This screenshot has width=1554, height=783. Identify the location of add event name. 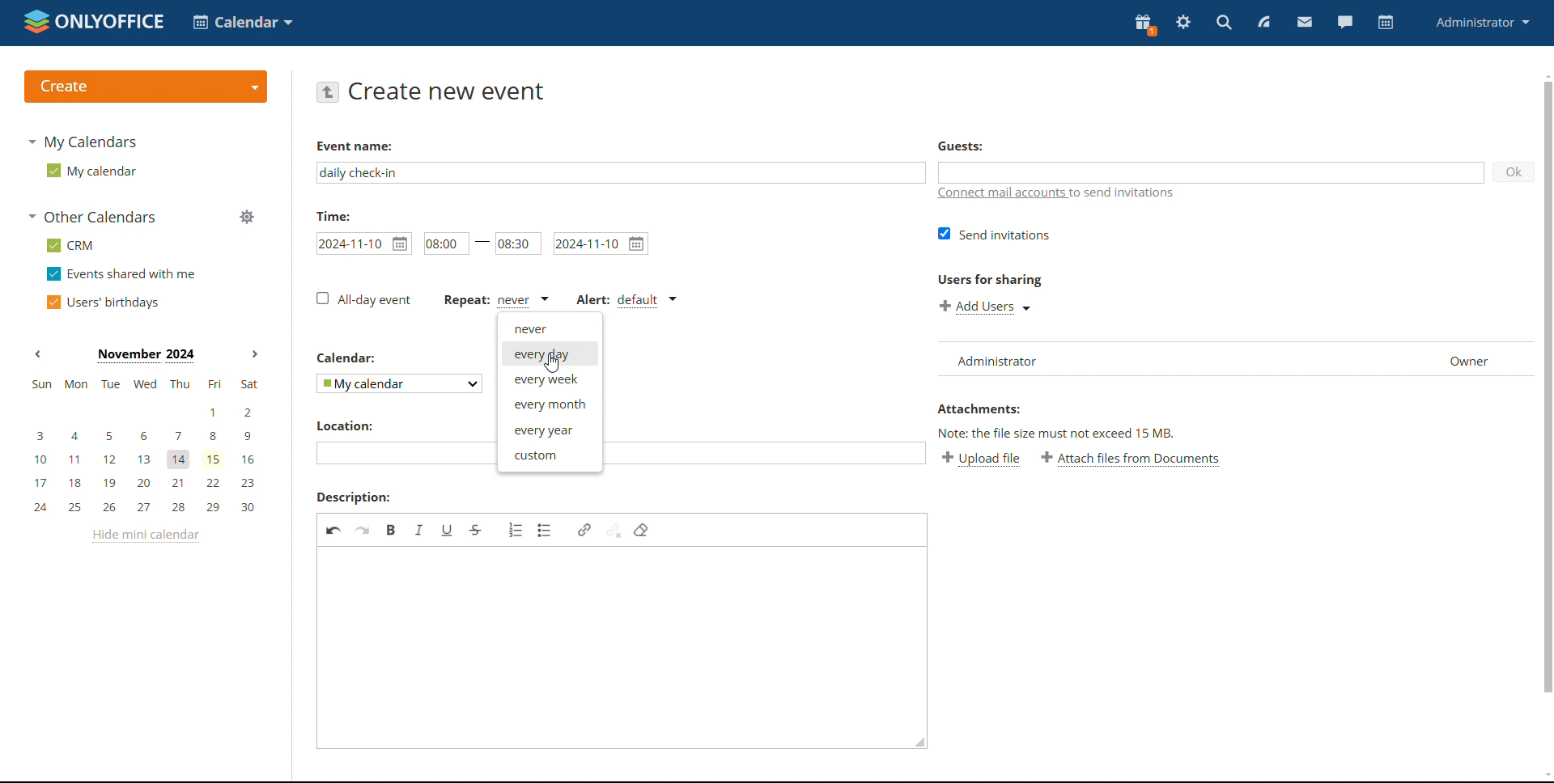
(620, 172).